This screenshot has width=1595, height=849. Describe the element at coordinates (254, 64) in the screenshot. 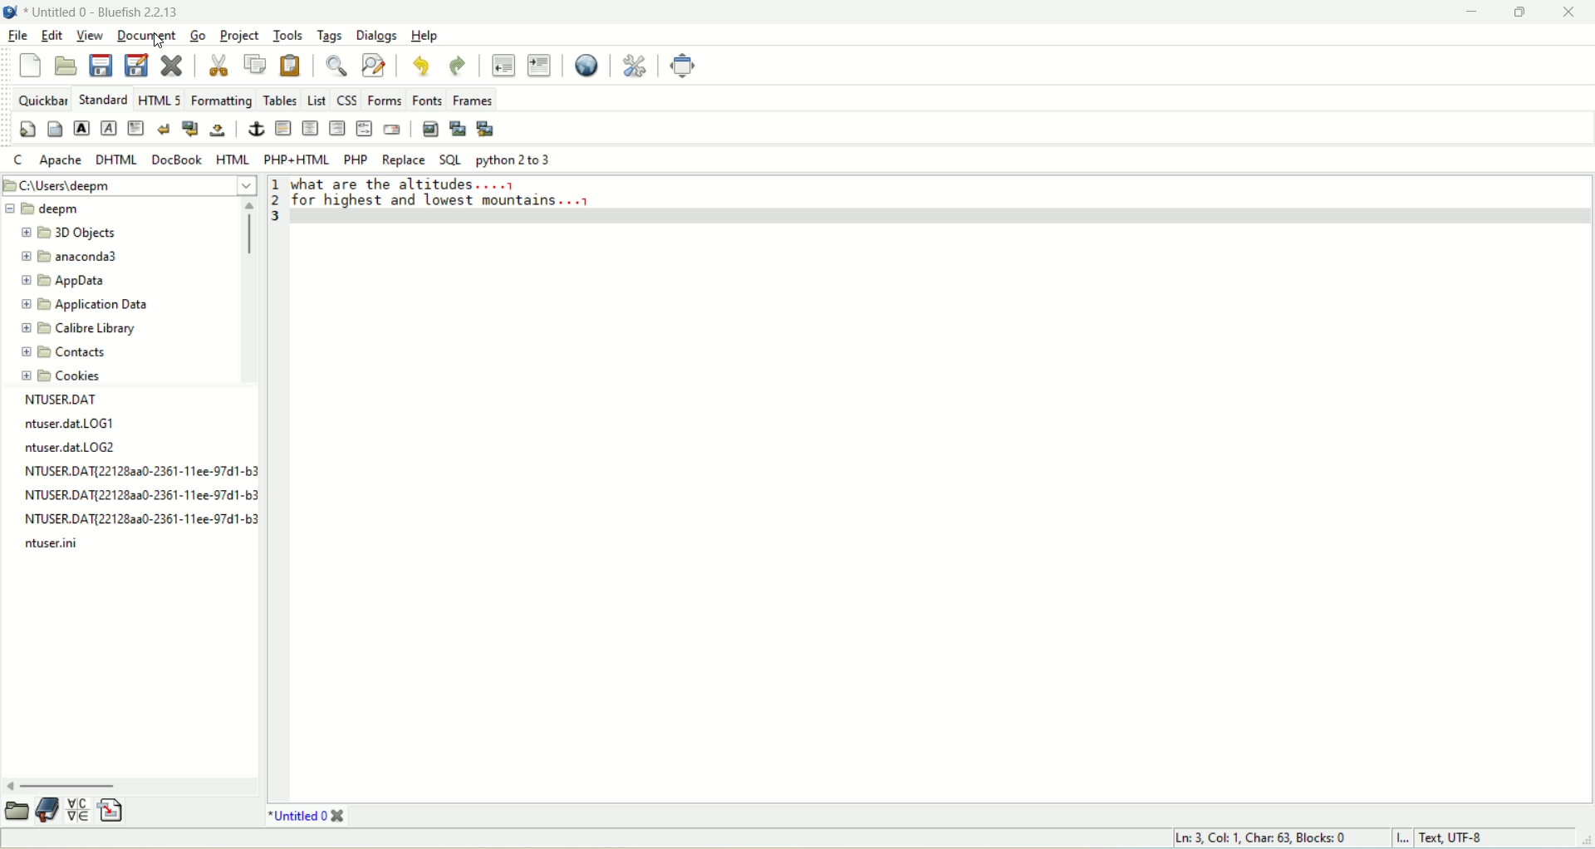

I see `copy` at that location.